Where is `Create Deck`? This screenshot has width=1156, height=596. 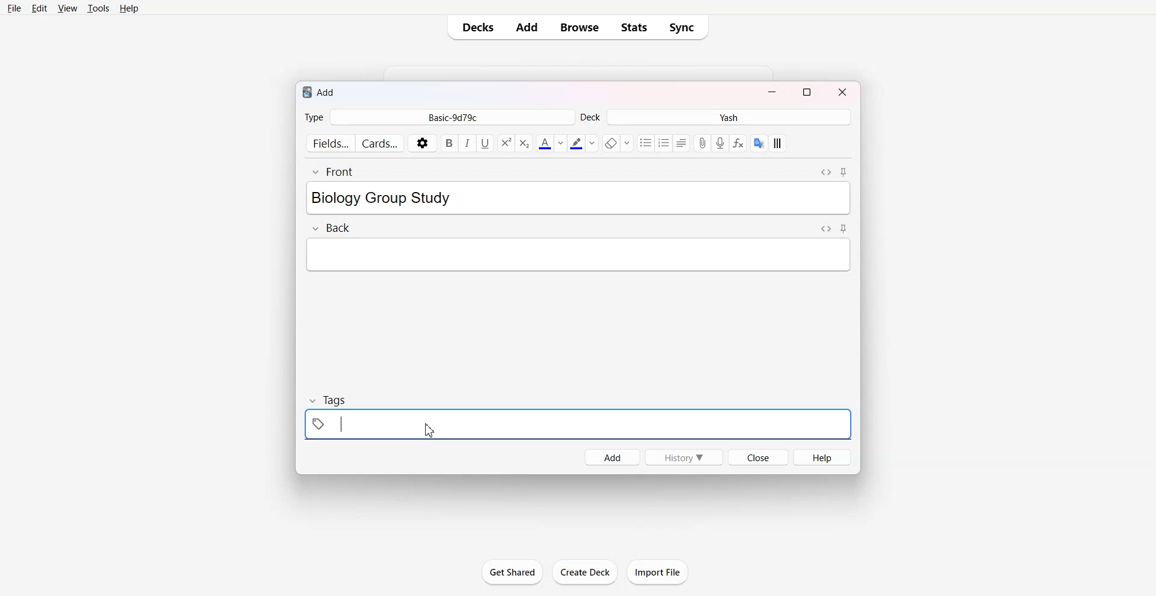 Create Deck is located at coordinates (585, 572).